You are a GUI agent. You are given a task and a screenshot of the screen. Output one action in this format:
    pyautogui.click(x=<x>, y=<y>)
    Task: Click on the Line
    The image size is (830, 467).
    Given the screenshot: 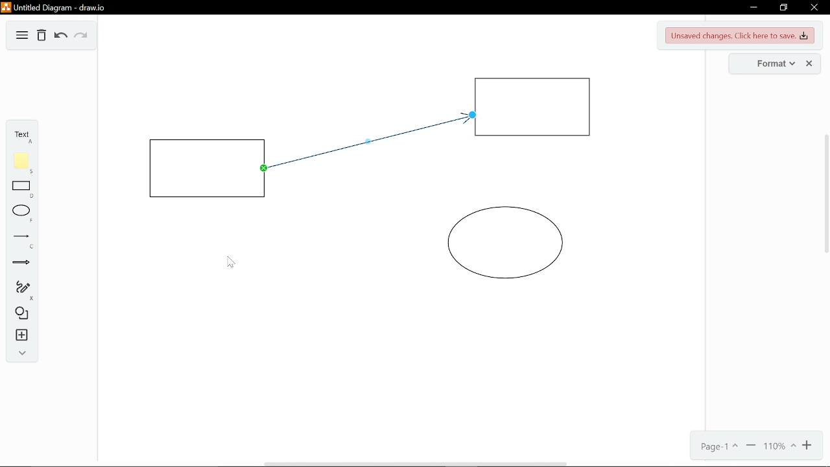 What is the action you would take?
    pyautogui.click(x=22, y=241)
    